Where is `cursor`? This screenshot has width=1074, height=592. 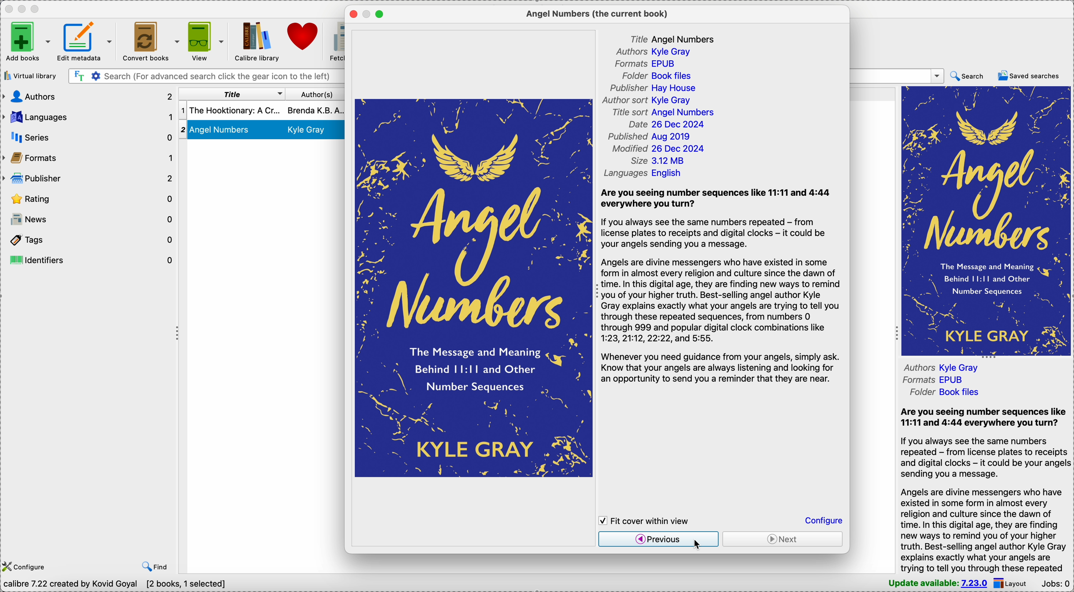 cursor is located at coordinates (697, 545).